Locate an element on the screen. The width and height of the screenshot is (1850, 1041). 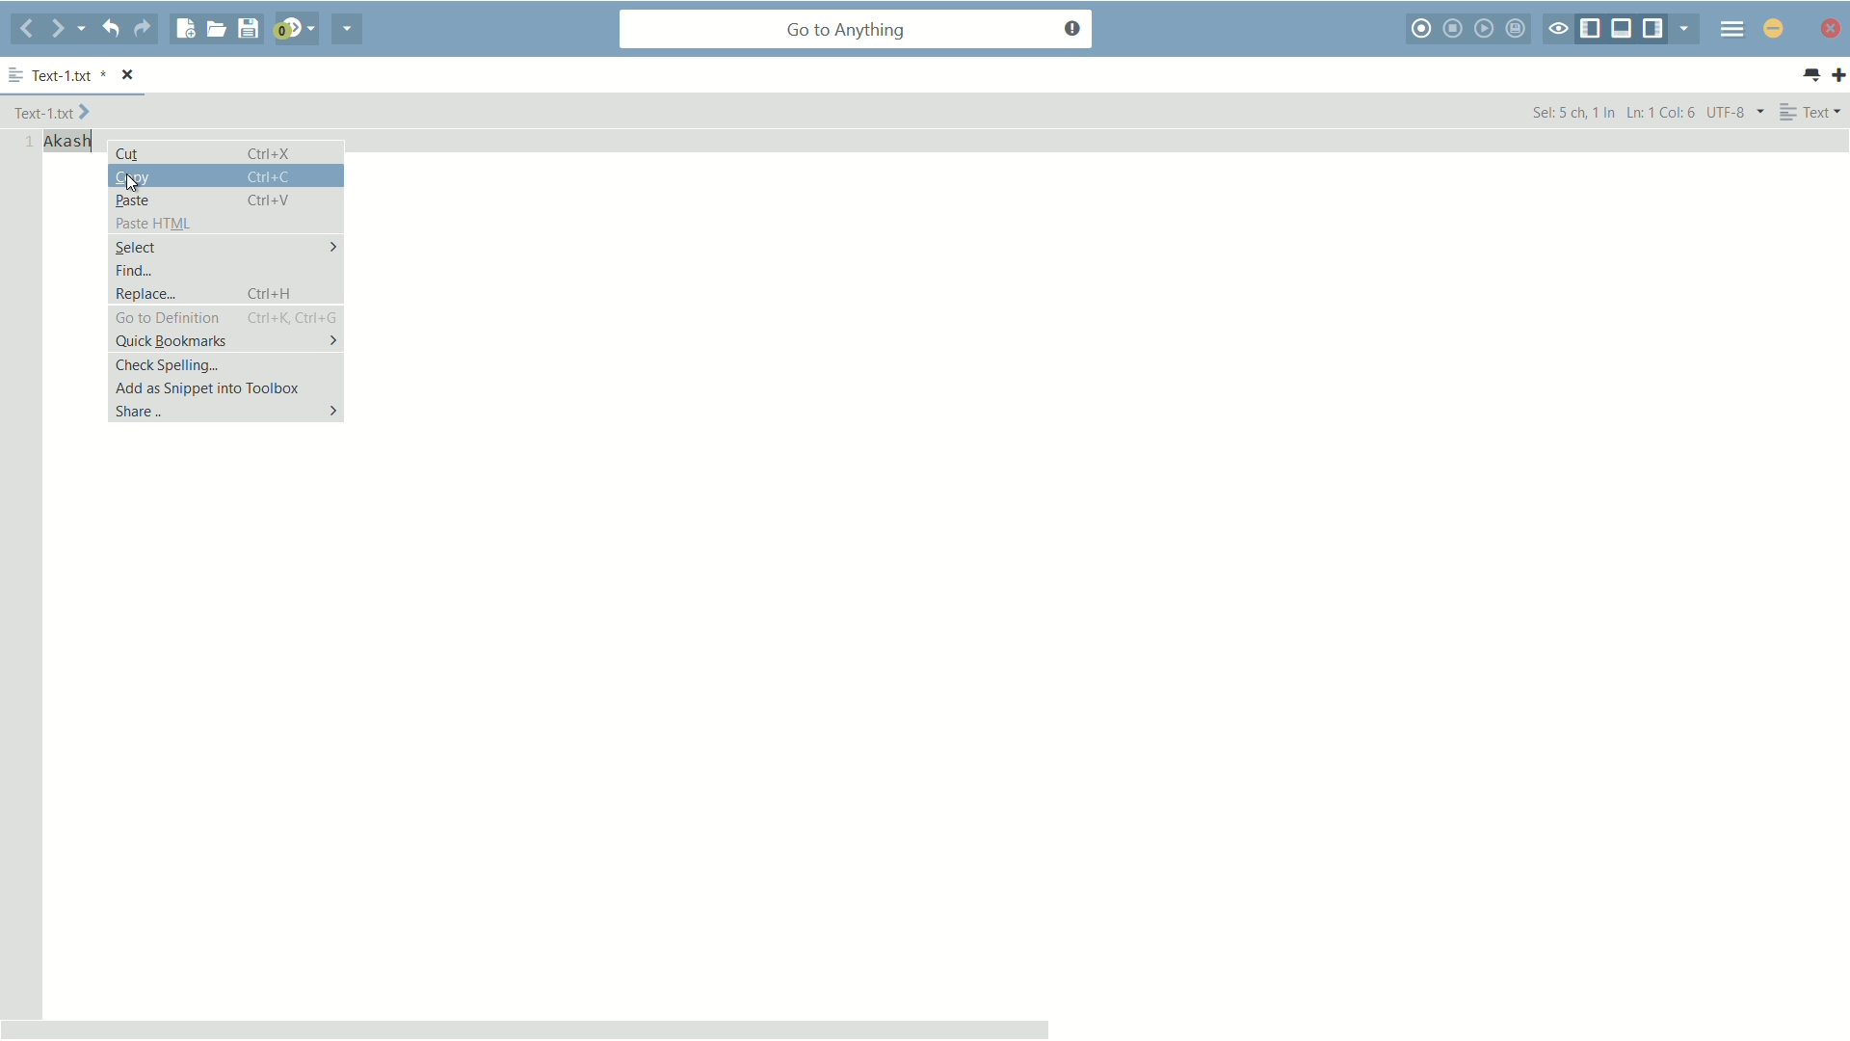
line number is located at coordinates (25, 143).